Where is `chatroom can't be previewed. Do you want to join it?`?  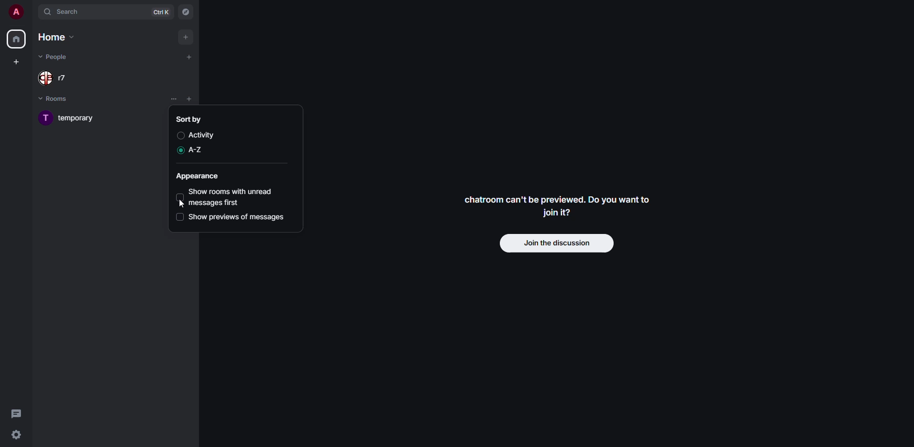 chatroom can't be previewed. Do you want to join it? is located at coordinates (558, 205).